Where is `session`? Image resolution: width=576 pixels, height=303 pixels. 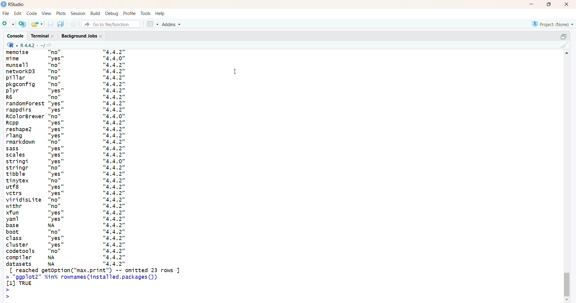 session is located at coordinates (78, 13).